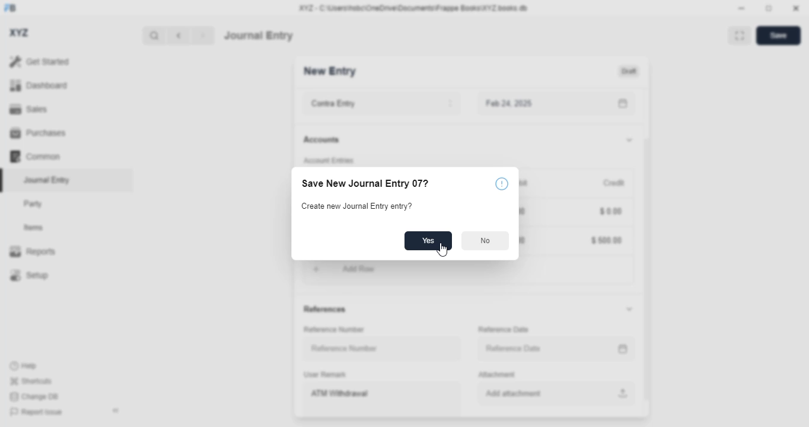 The height and width of the screenshot is (427, 809). Describe the element at coordinates (365, 183) in the screenshot. I see `save new journal entry 07?` at that location.